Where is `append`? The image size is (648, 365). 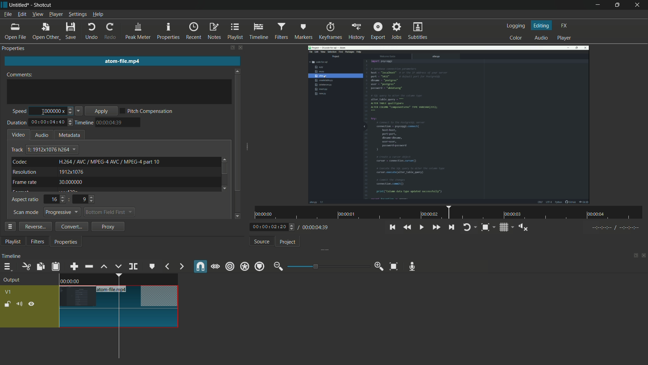 append is located at coordinates (74, 267).